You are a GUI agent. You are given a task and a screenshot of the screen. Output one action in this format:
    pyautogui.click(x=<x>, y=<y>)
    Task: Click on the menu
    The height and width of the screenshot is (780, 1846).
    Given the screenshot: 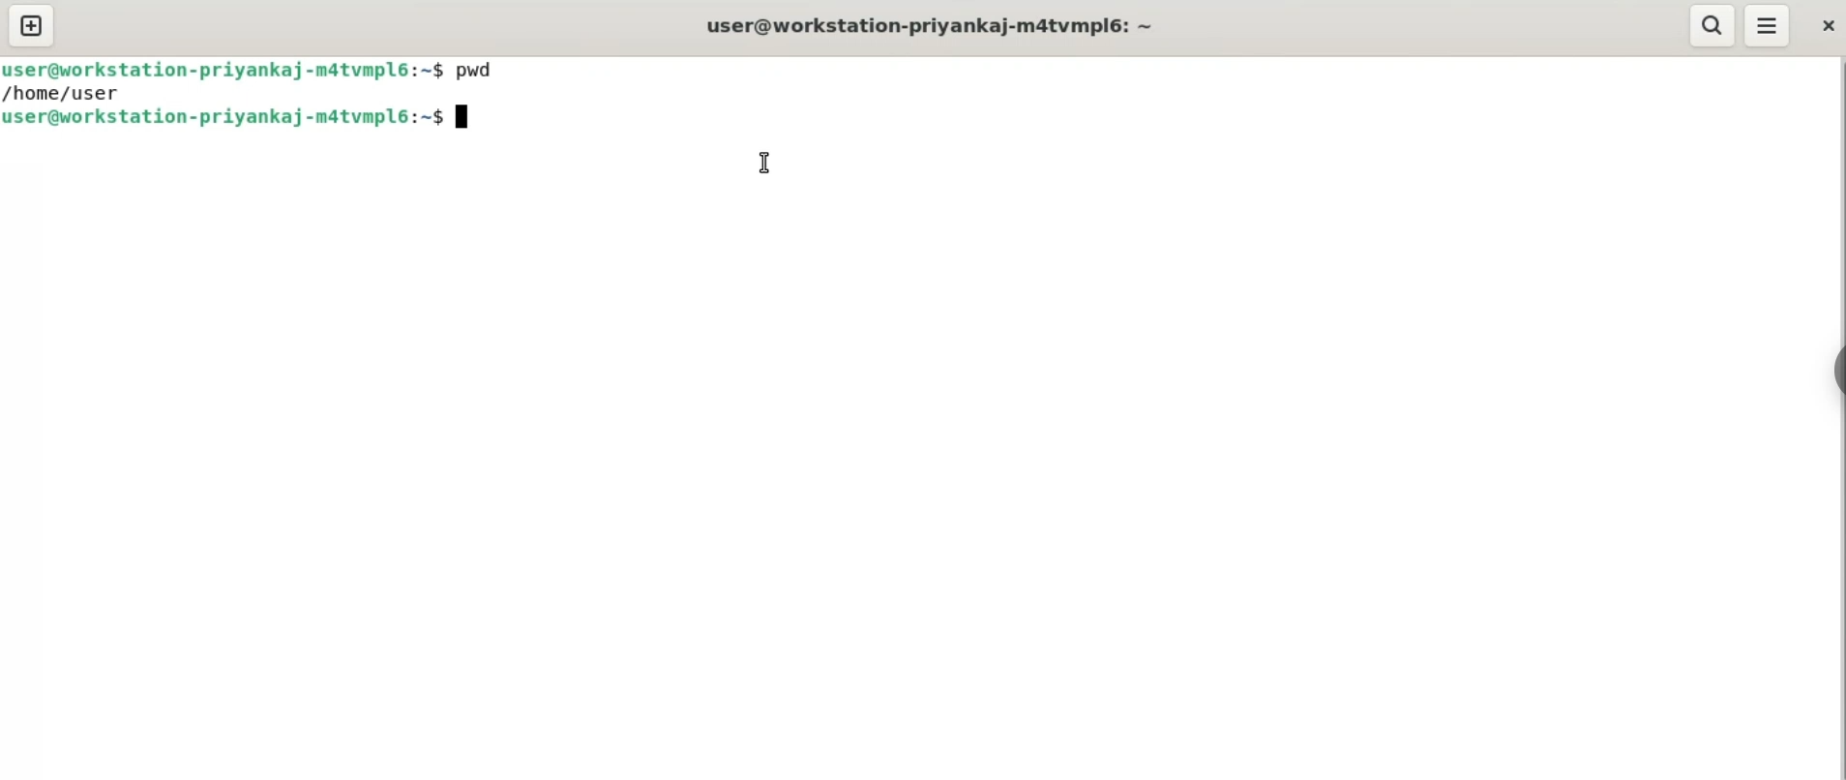 What is the action you would take?
    pyautogui.click(x=1769, y=27)
    